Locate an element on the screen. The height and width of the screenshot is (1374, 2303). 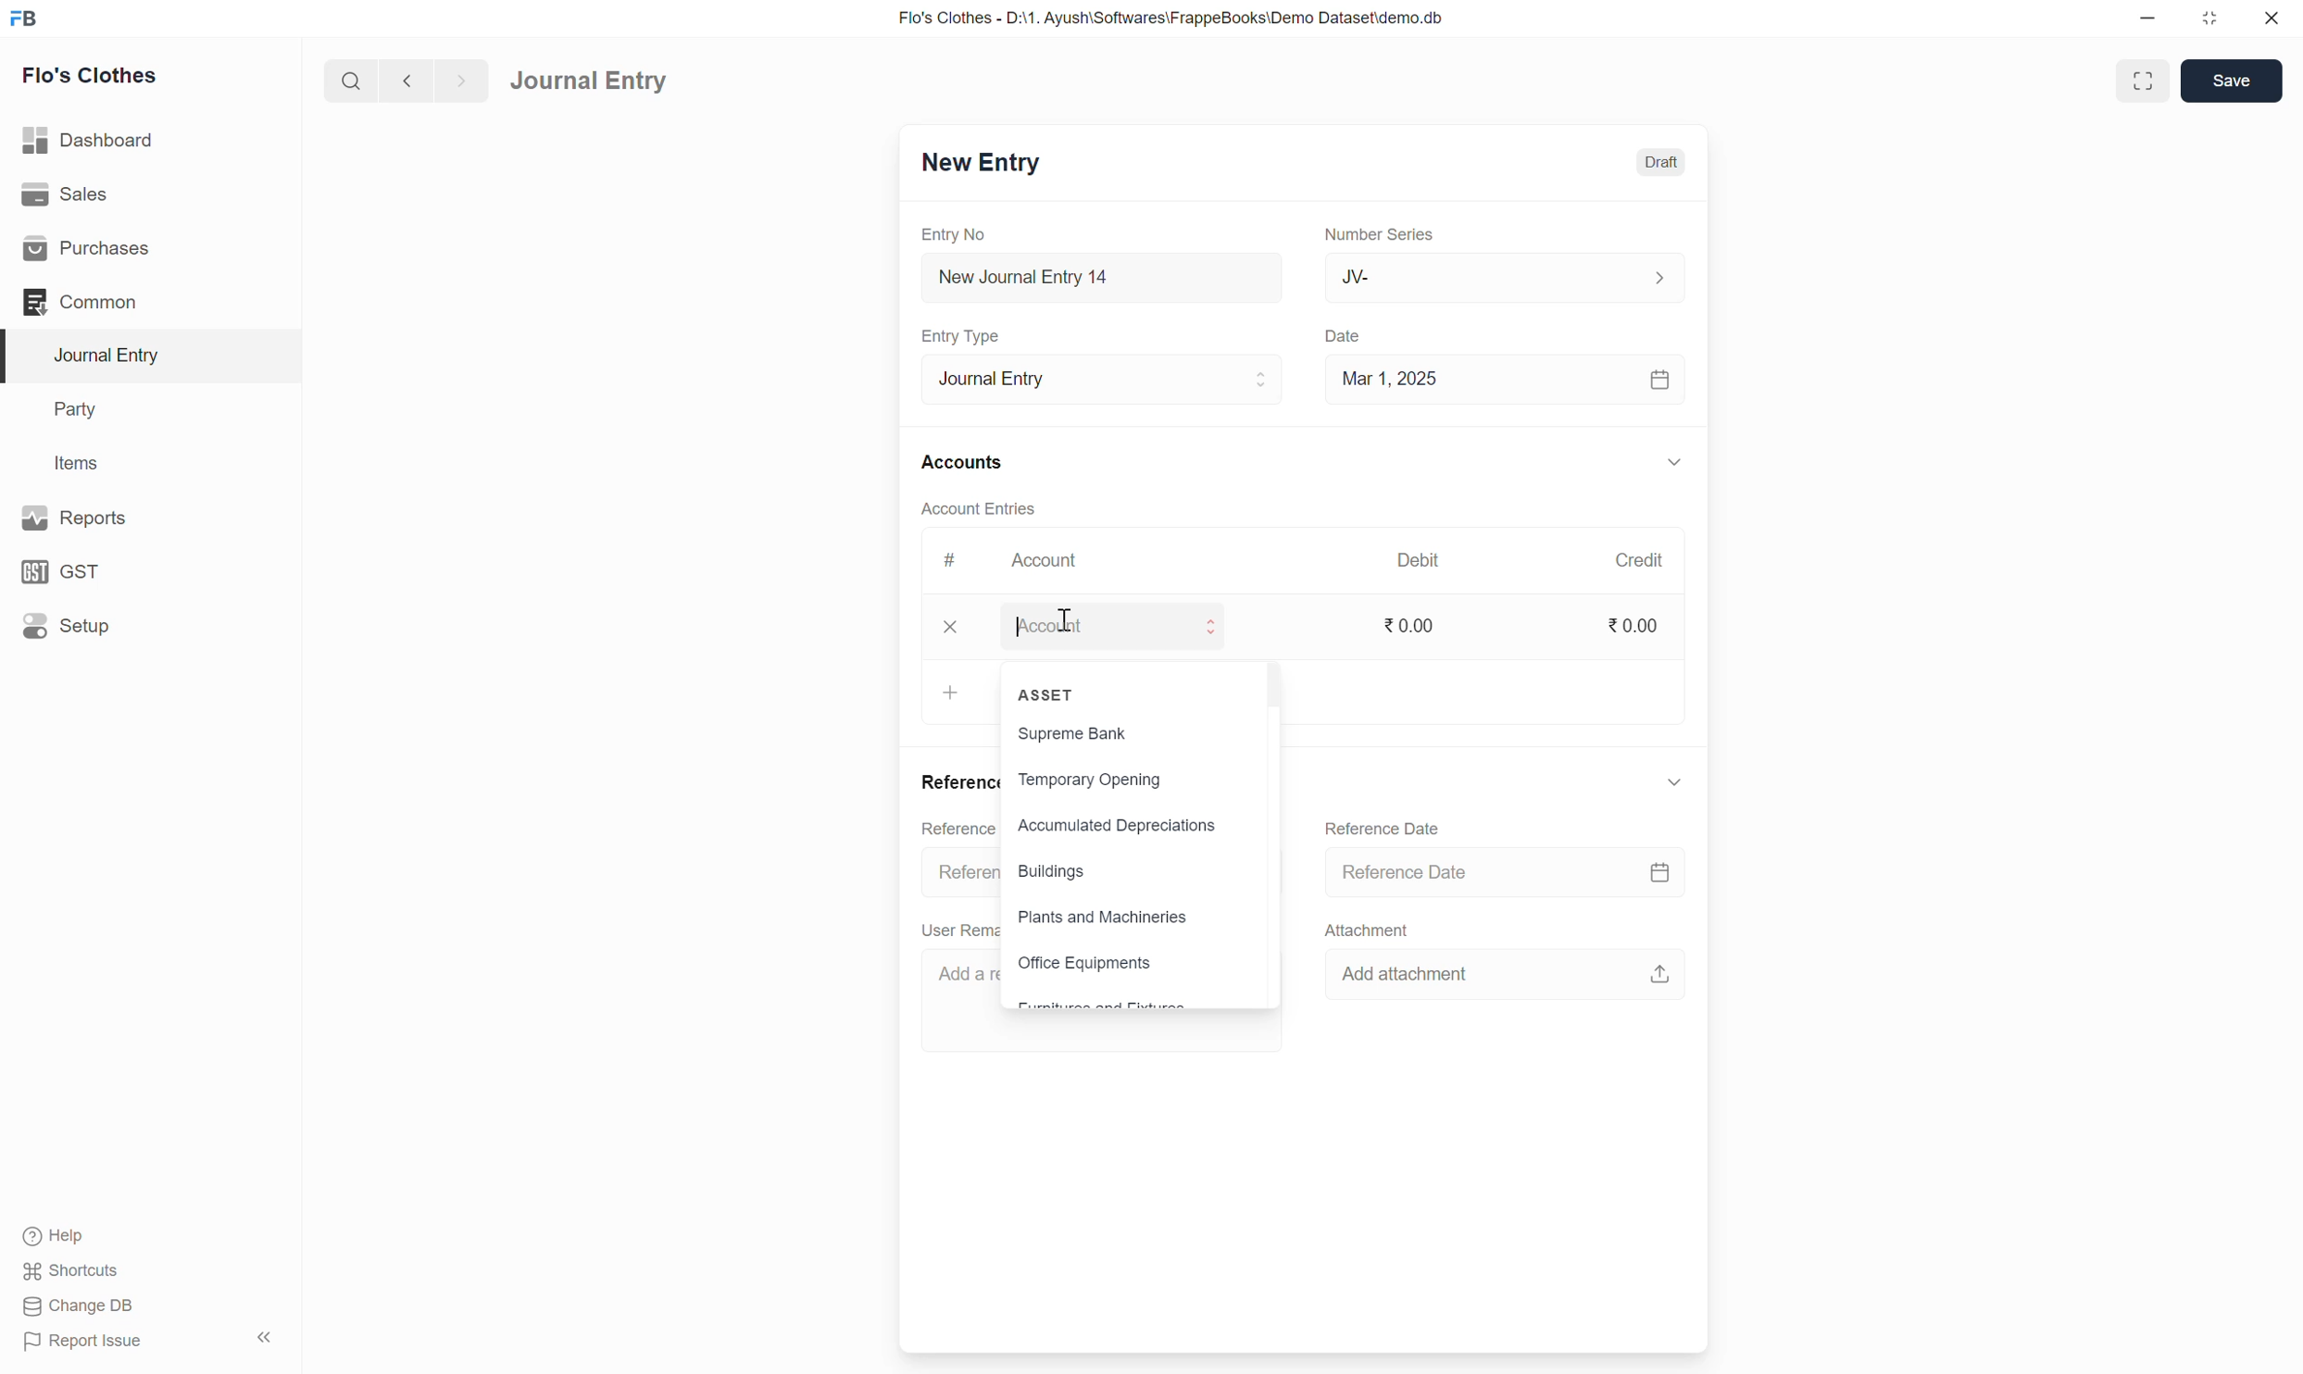
back is located at coordinates (403, 81).